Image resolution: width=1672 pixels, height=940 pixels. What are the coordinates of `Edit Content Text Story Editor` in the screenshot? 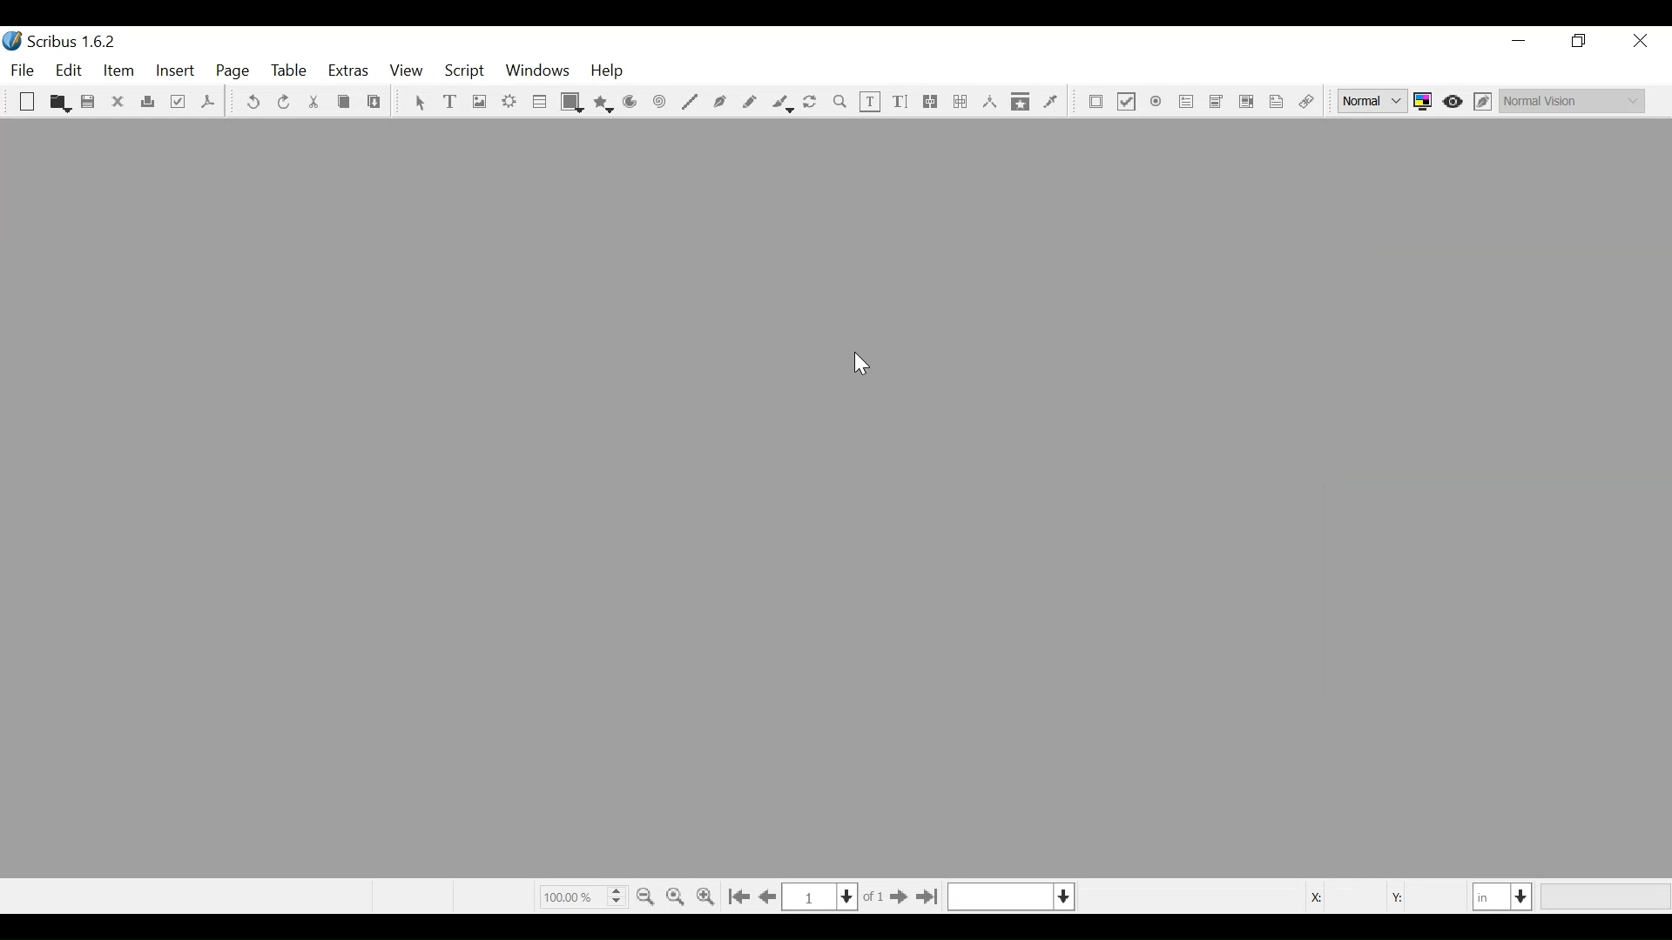 It's located at (900, 102).